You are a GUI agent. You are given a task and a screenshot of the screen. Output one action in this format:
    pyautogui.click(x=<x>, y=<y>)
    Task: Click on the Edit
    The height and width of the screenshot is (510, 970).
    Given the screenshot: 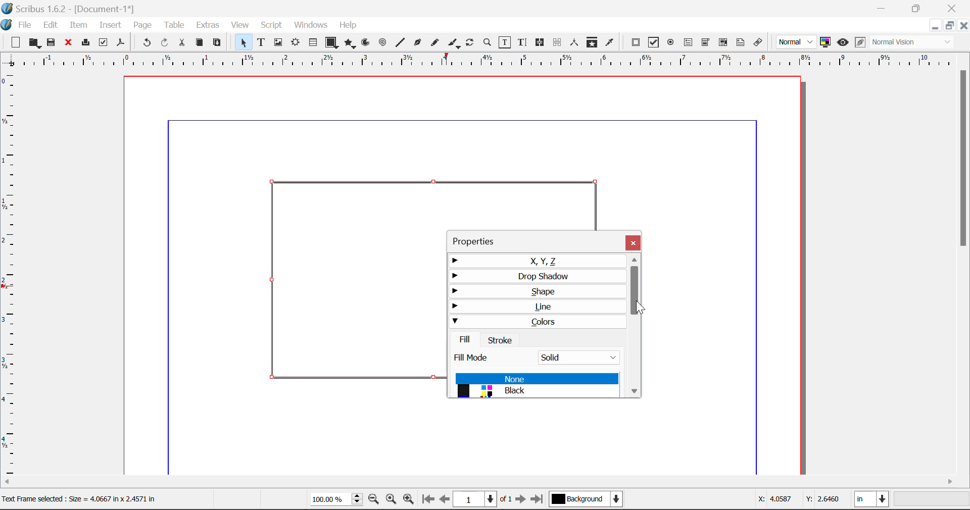 What is the action you would take?
    pyautogui.click(x=51, y=24)
    